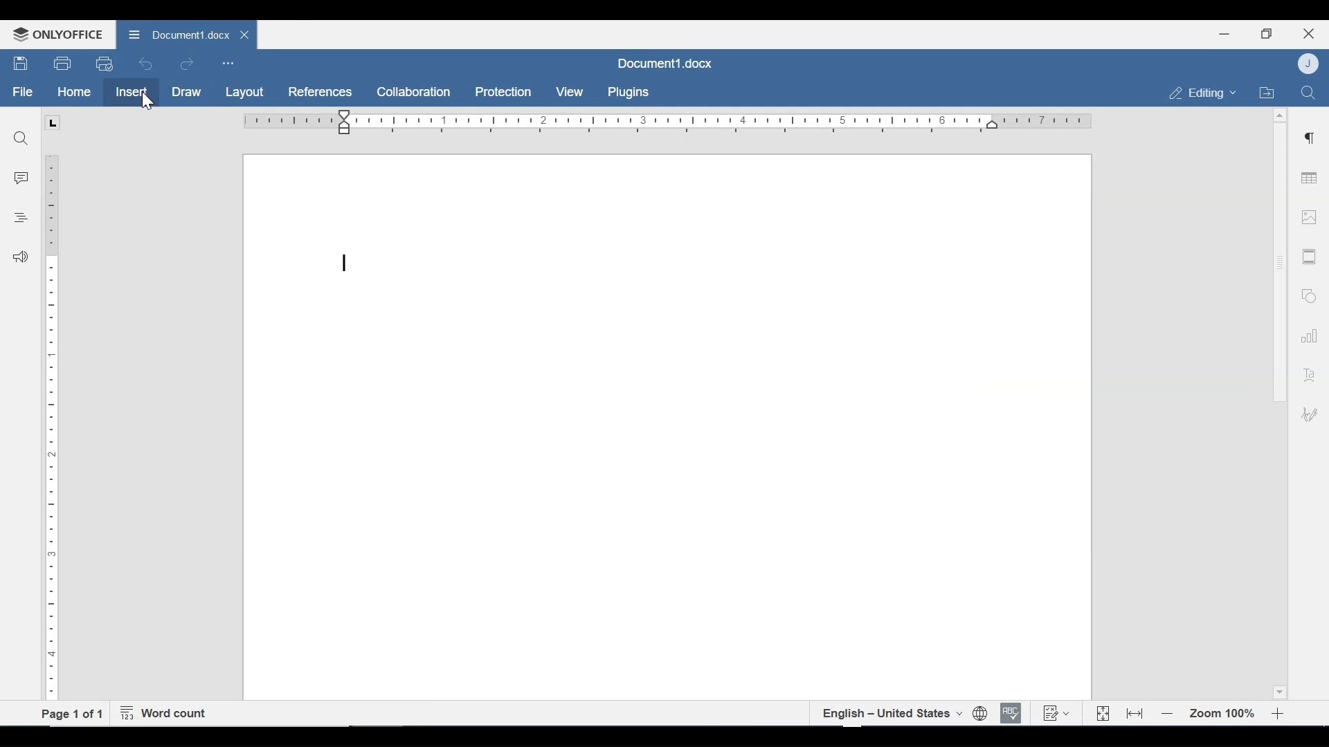 This screenshot has height=747, width=1329. I want to click on Zoom out, so click(1168, 714).